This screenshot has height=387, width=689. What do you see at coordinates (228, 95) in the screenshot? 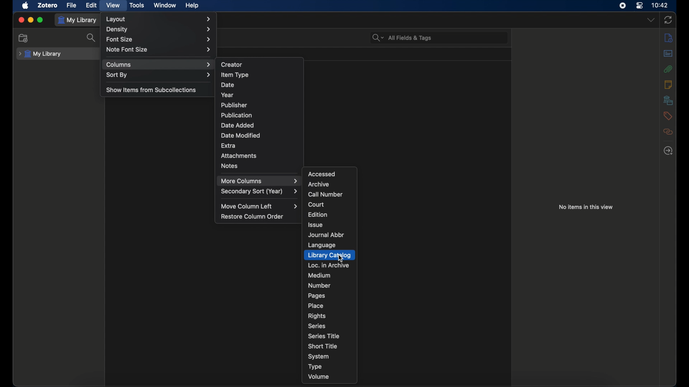
I see `year` at bounding box center [228, 95].